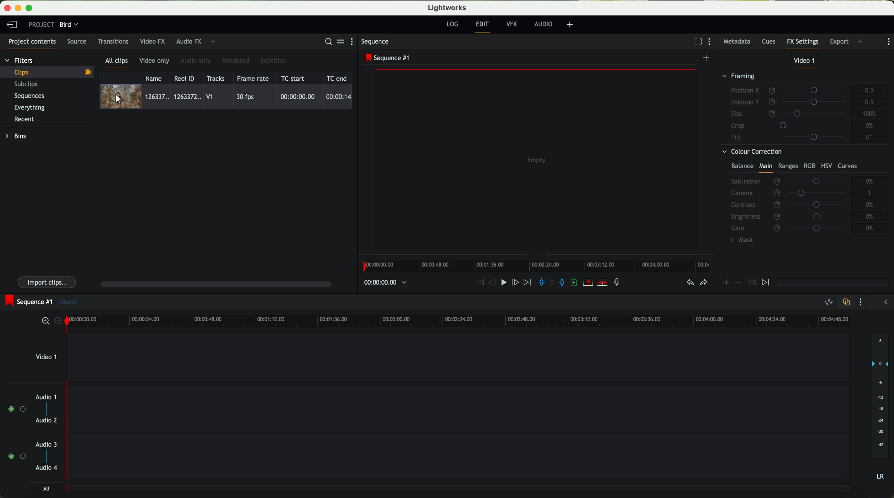 This screenshot has width=894, height=498. I want to click on brightness, so click(793, 217).